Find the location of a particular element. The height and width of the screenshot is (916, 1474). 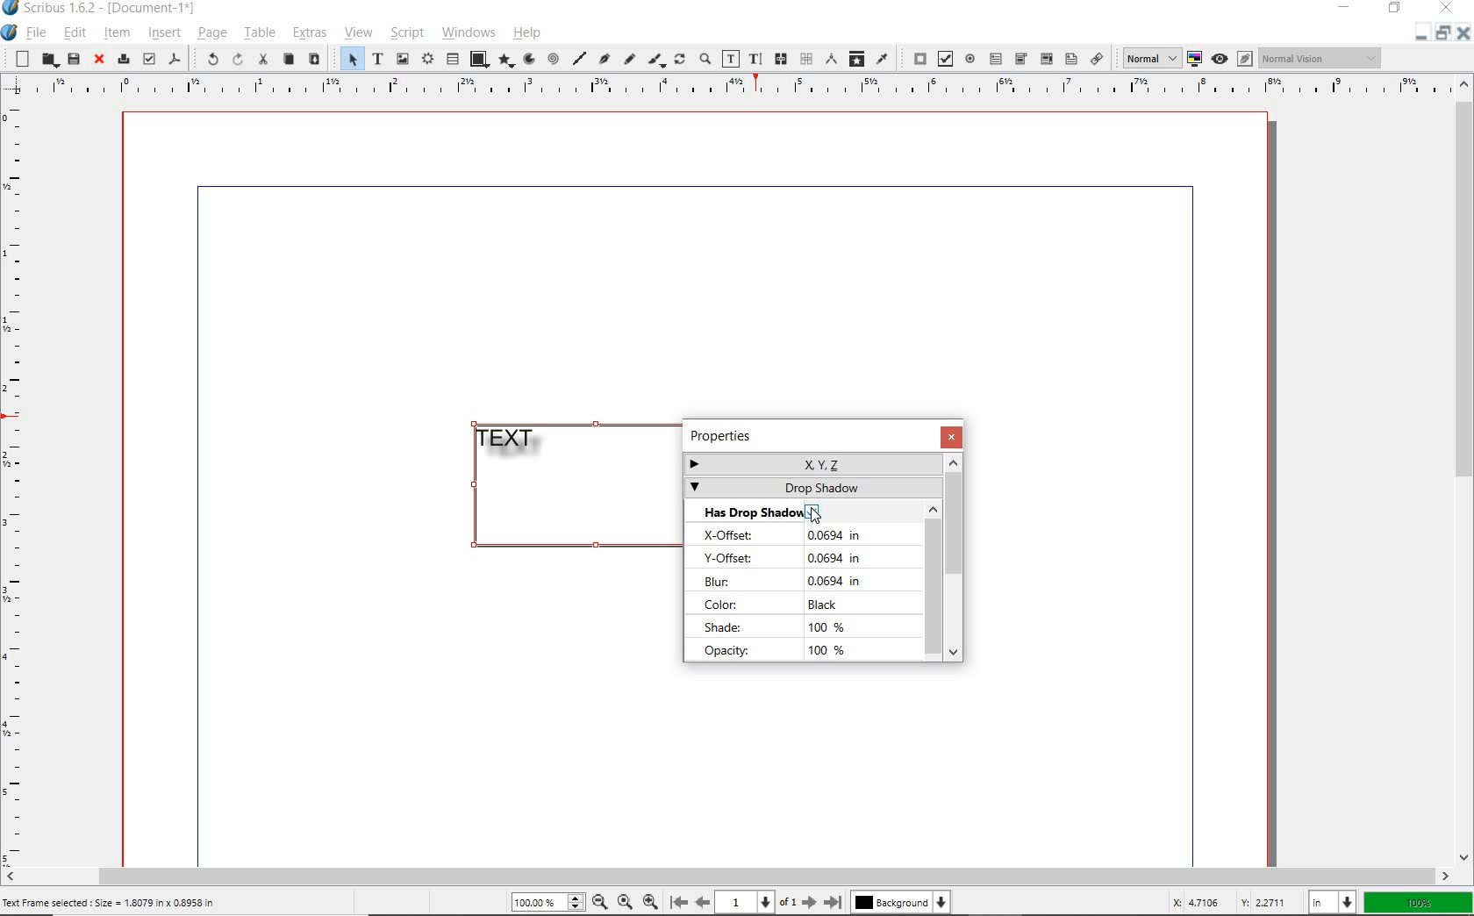

shape is located at coordinates (478, 58).